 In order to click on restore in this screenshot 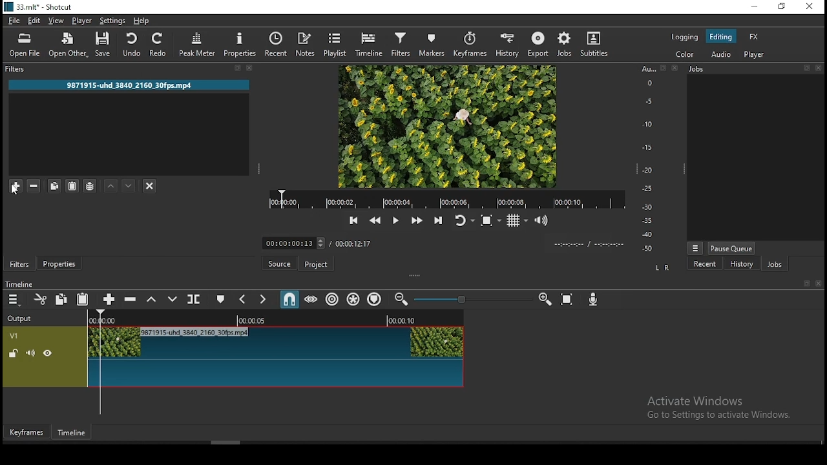, I will do `click(779, 8)`.